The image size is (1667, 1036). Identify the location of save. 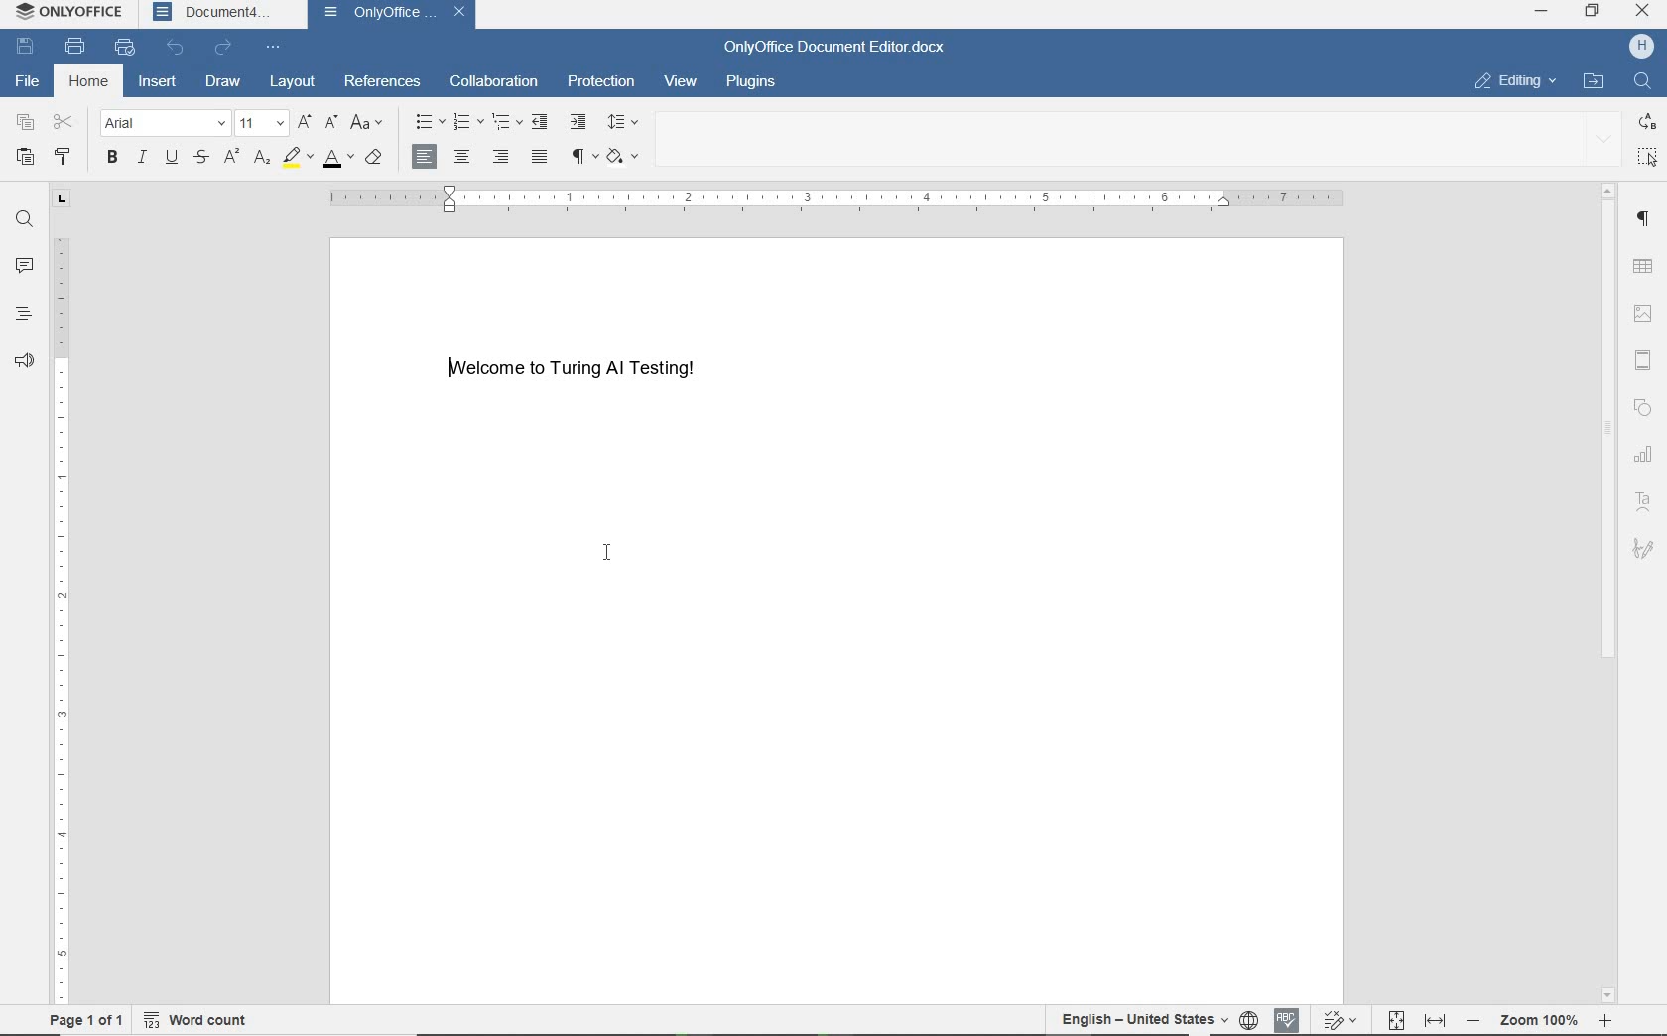
(26, 47).